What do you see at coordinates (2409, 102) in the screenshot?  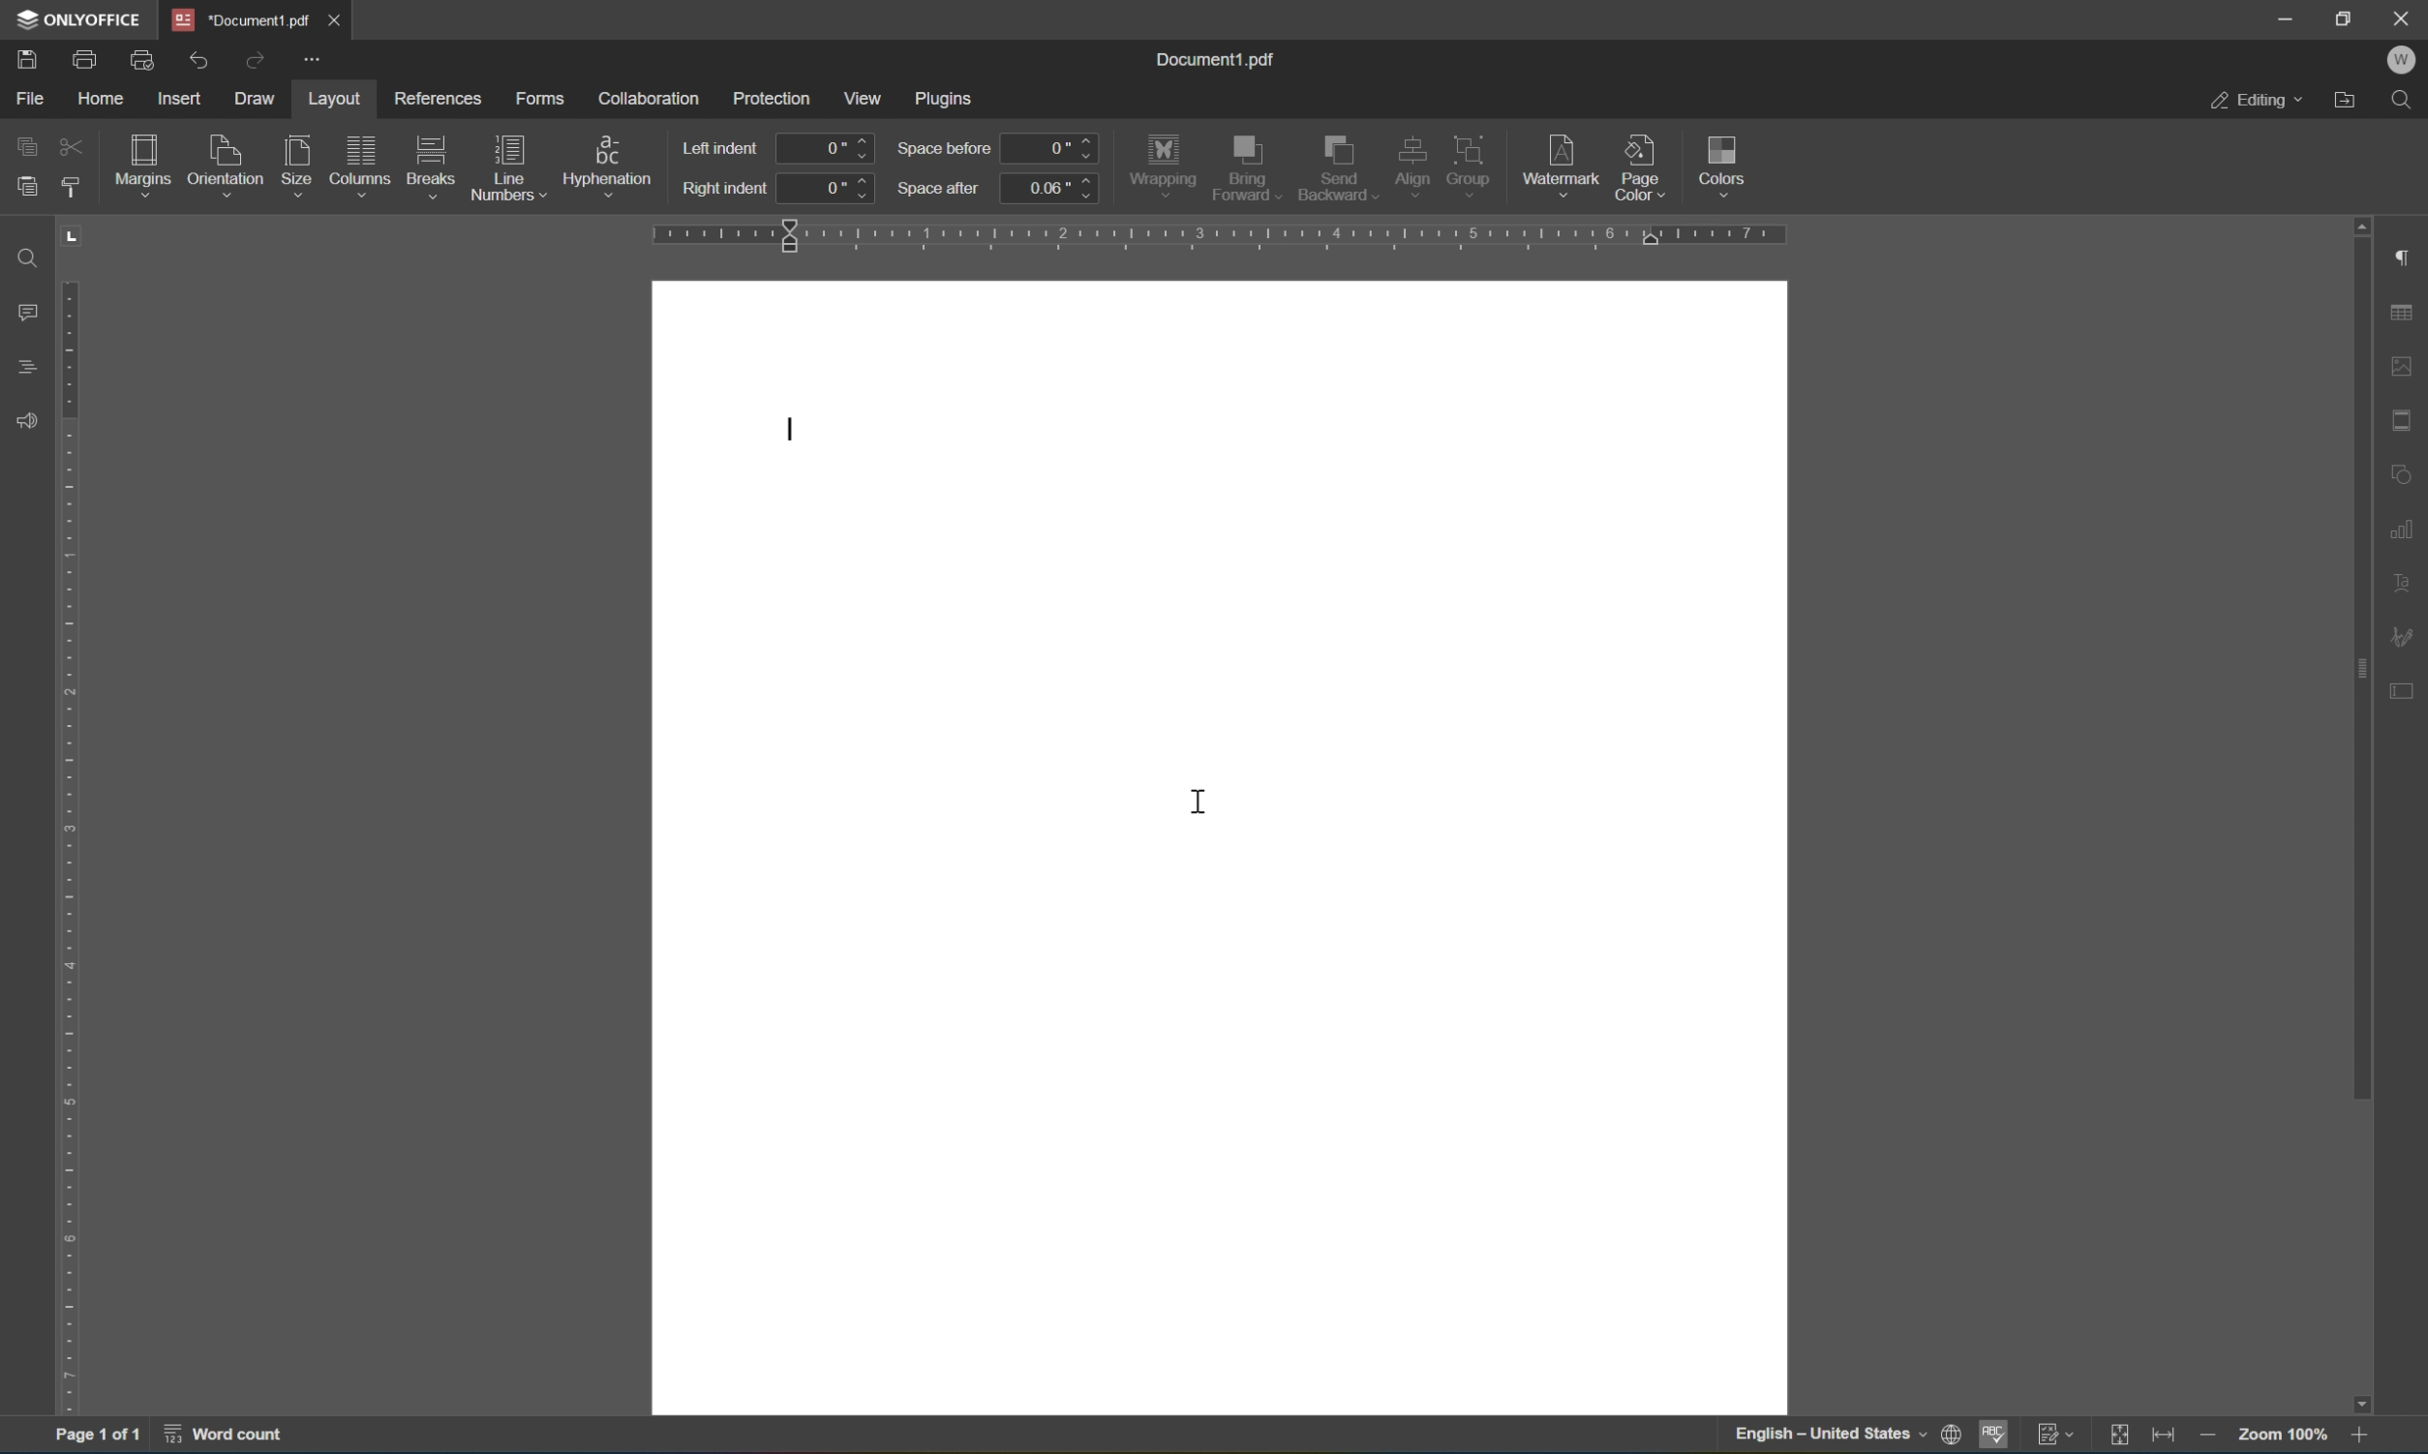 I see `Find` at bounding box center [2409, 102].